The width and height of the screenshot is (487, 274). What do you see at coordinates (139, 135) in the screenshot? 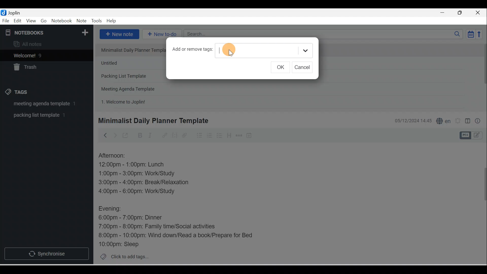
I see `Bold` at bounding box center [139, 135].